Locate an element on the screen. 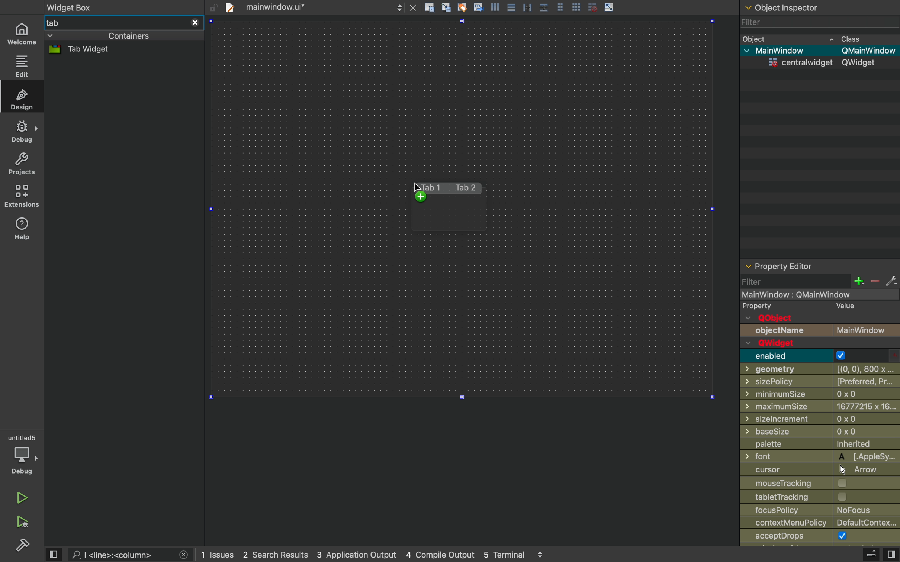 The image size is (900, 562). cursor is located at coordinates (419, 193).